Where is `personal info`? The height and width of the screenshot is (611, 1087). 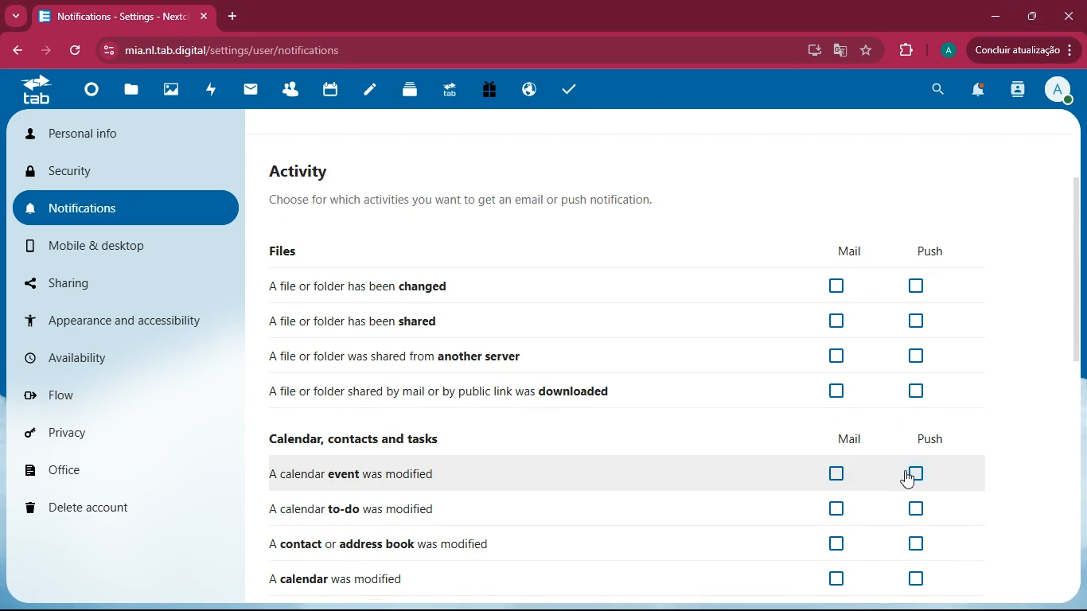 personal info is located at coordinates (127, 133).